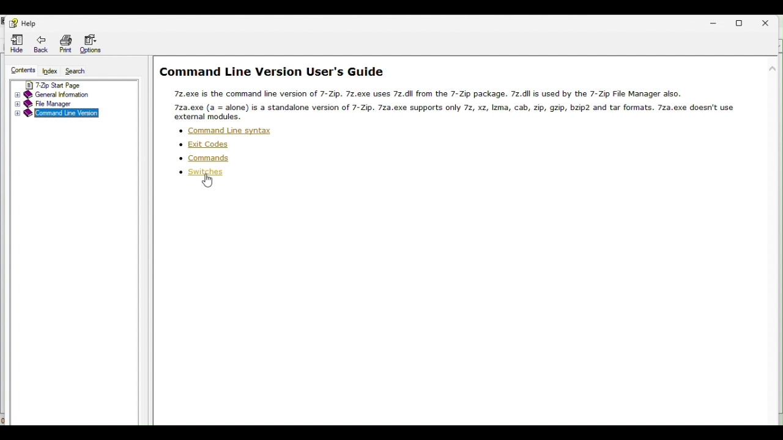  Describe the element at coordinates (15, 95) in the screenshot. I see `expand` at that location.